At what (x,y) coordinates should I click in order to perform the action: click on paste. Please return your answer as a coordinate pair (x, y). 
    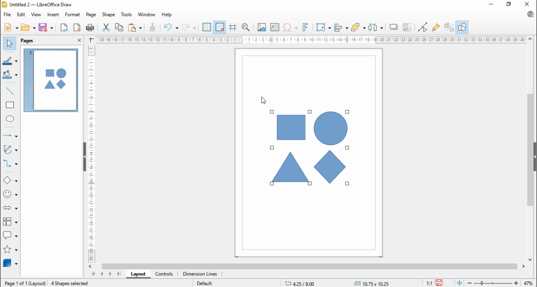
    Looking at the image, I should click on (134, 27).